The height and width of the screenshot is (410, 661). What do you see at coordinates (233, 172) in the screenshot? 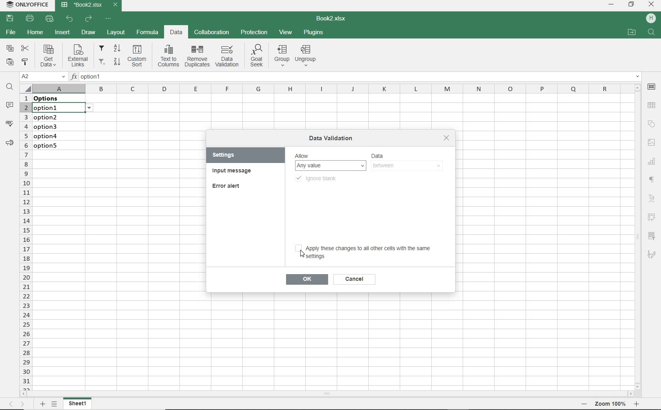
I see `INPUT MESSAGE` at bounding box center [233, 172].